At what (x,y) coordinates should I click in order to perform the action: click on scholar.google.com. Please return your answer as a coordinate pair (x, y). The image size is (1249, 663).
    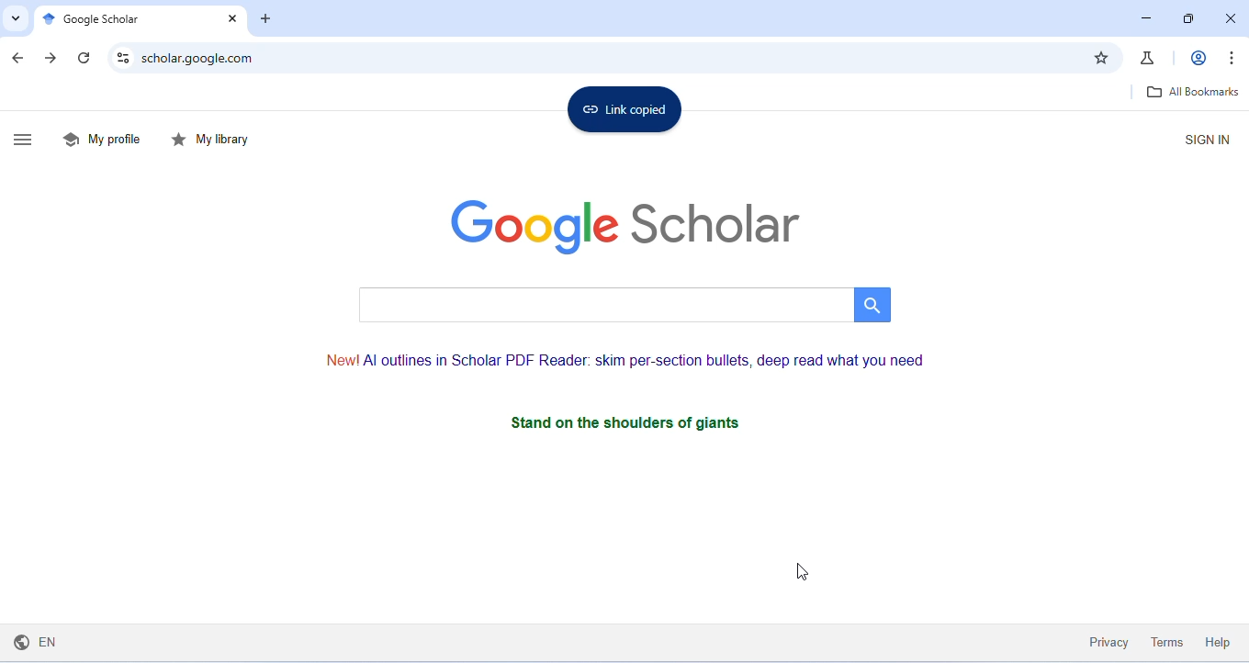
    Looking at the image, I should click on (202, 60).